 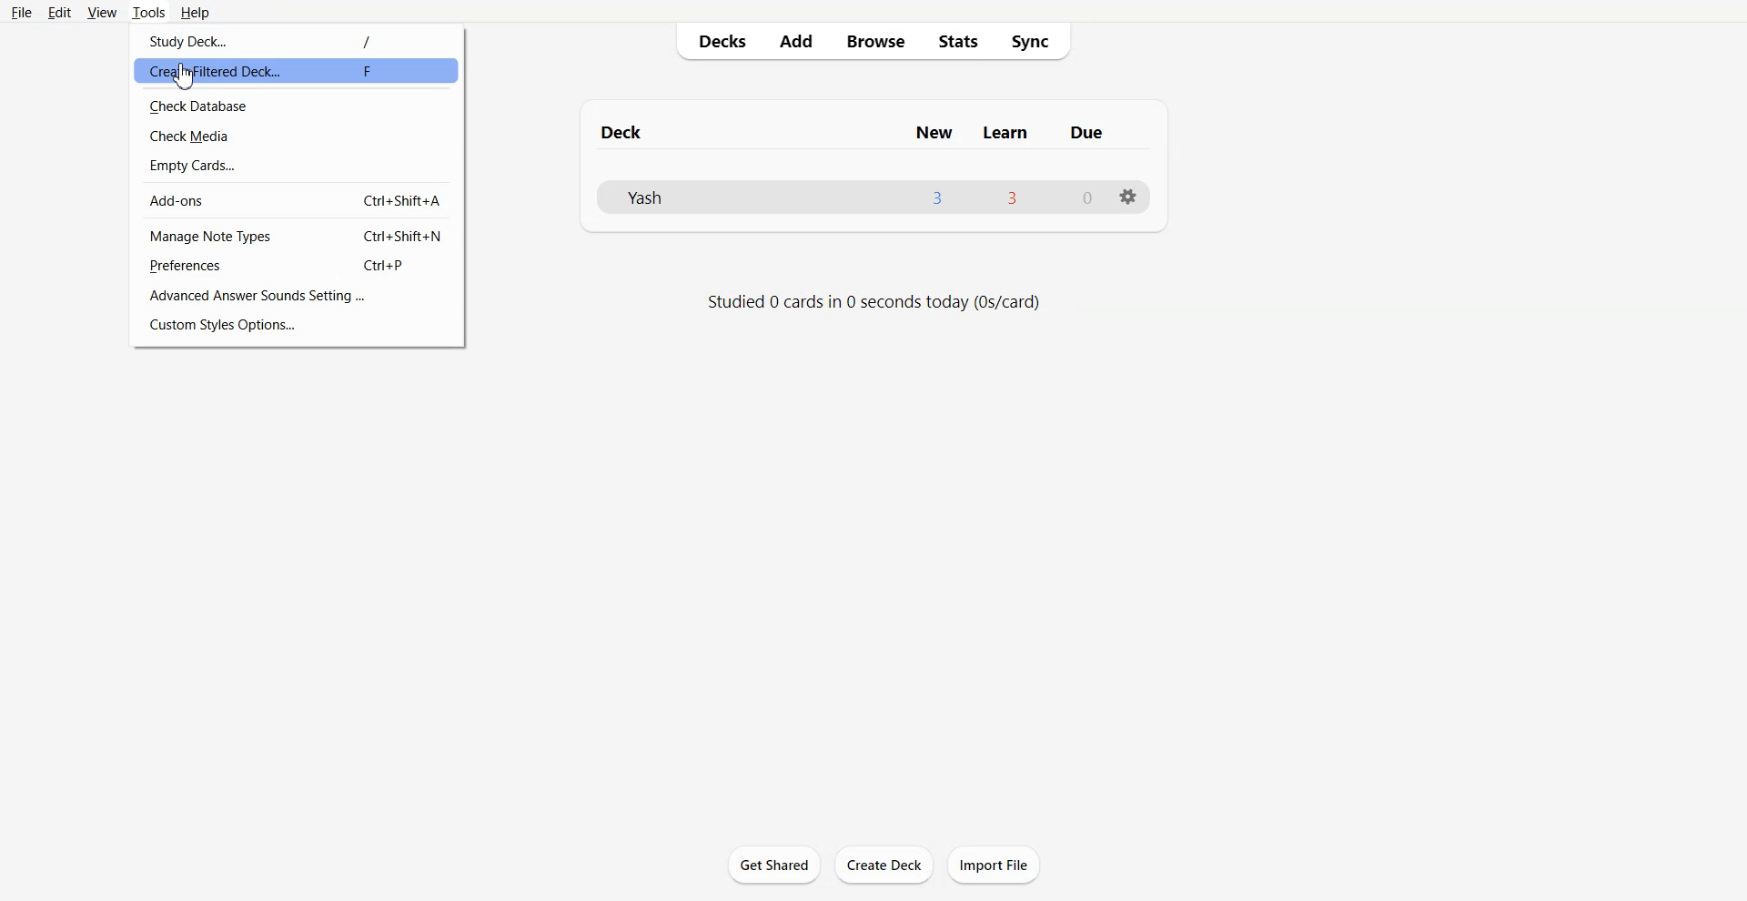 I want to click on Empty Cards, so click(x=296, y=166).